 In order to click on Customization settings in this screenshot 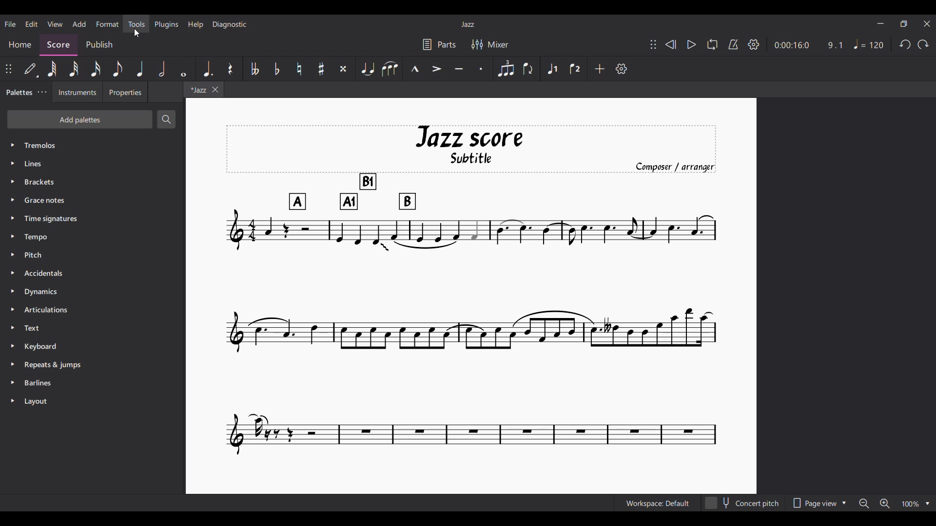, I will do `click(621, 69)`.